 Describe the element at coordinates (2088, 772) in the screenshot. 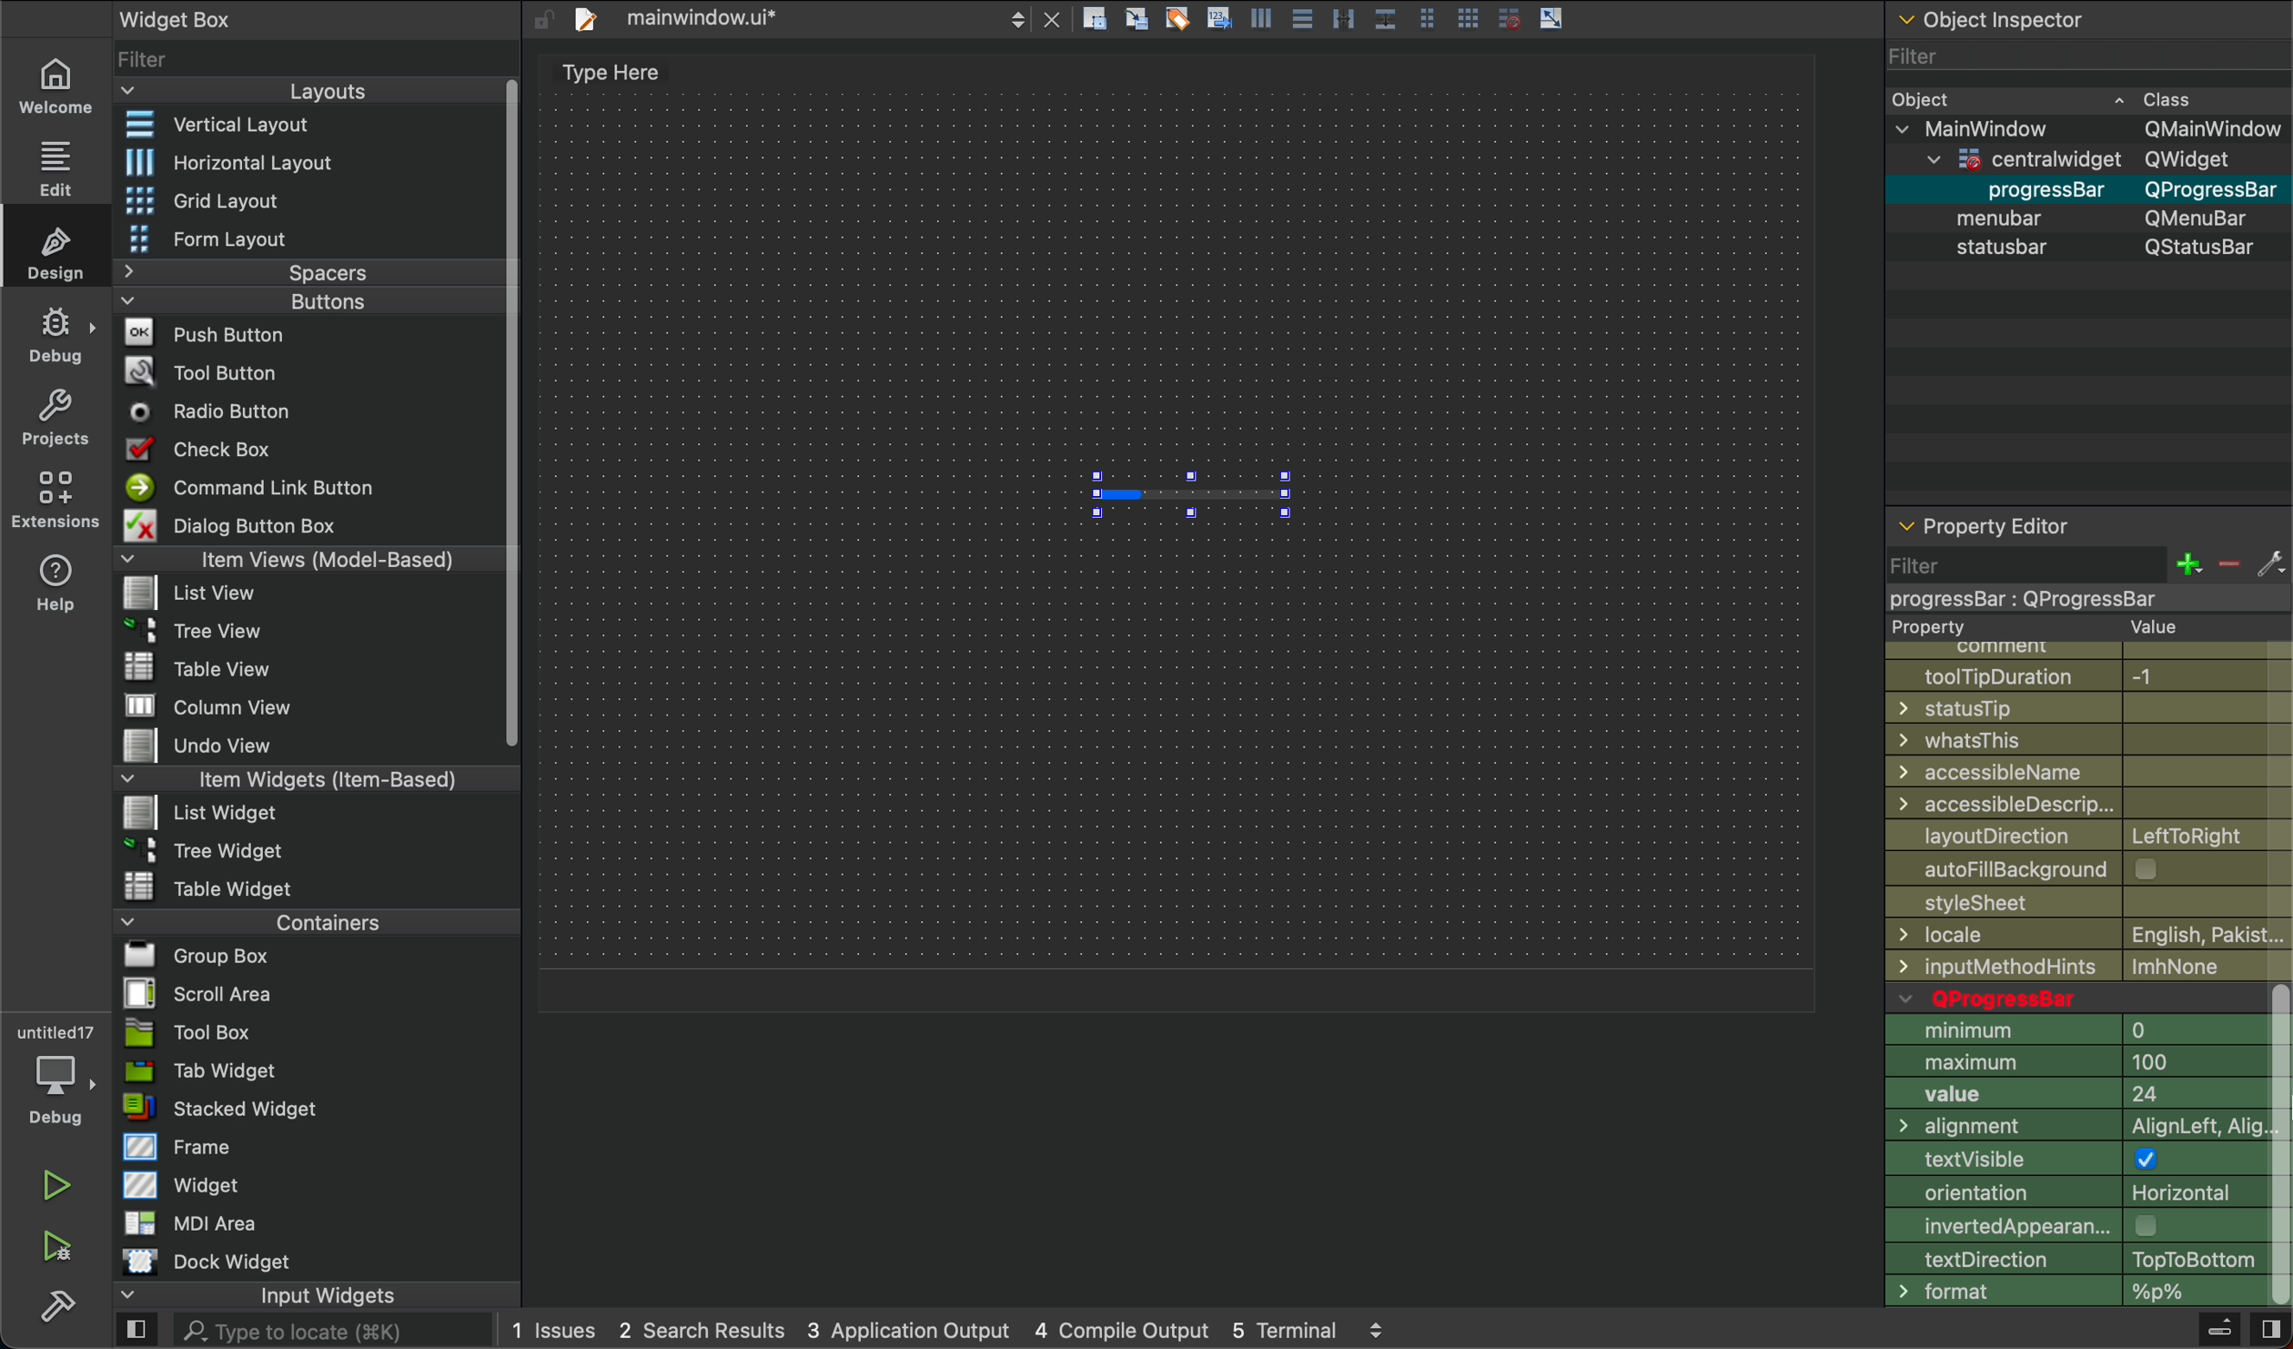

I see `Name Access` at that location.